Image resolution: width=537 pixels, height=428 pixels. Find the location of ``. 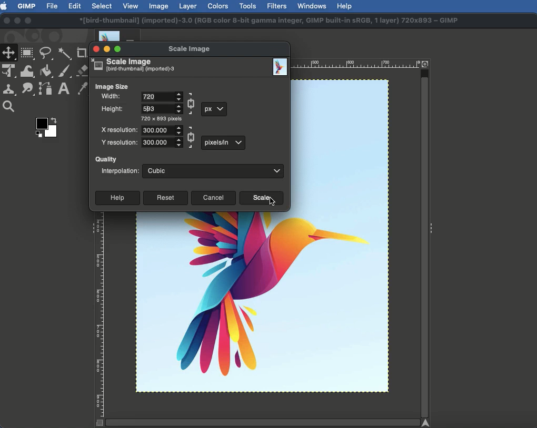

 is located at coordinates (161, 97).